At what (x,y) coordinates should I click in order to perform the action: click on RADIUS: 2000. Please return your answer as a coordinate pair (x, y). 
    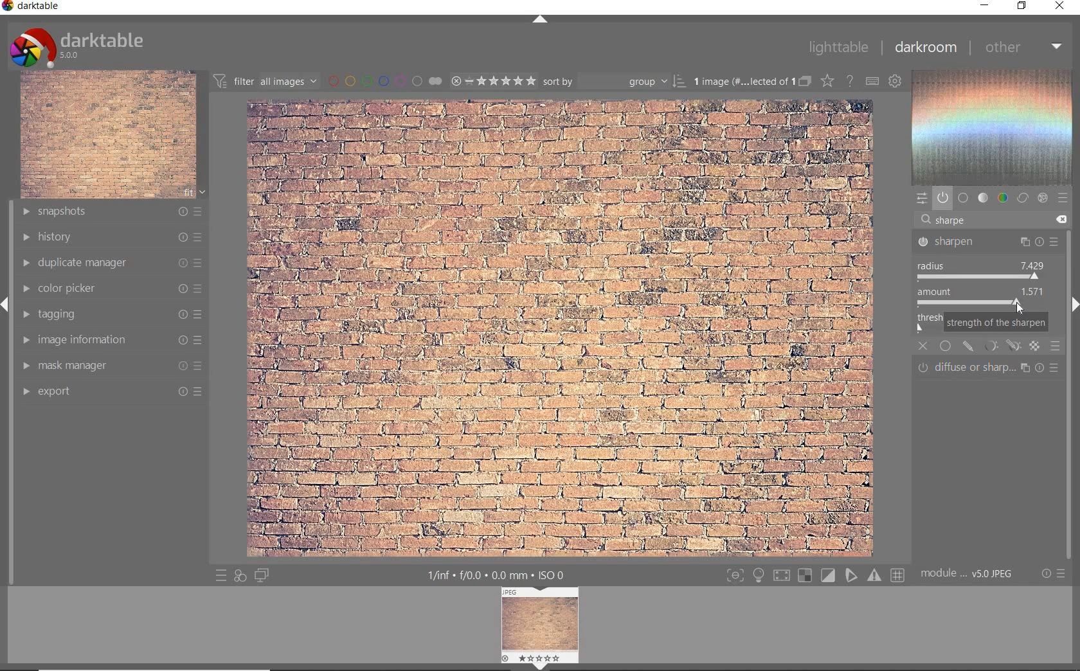
    Looking at the image, I should click on (982, 270).